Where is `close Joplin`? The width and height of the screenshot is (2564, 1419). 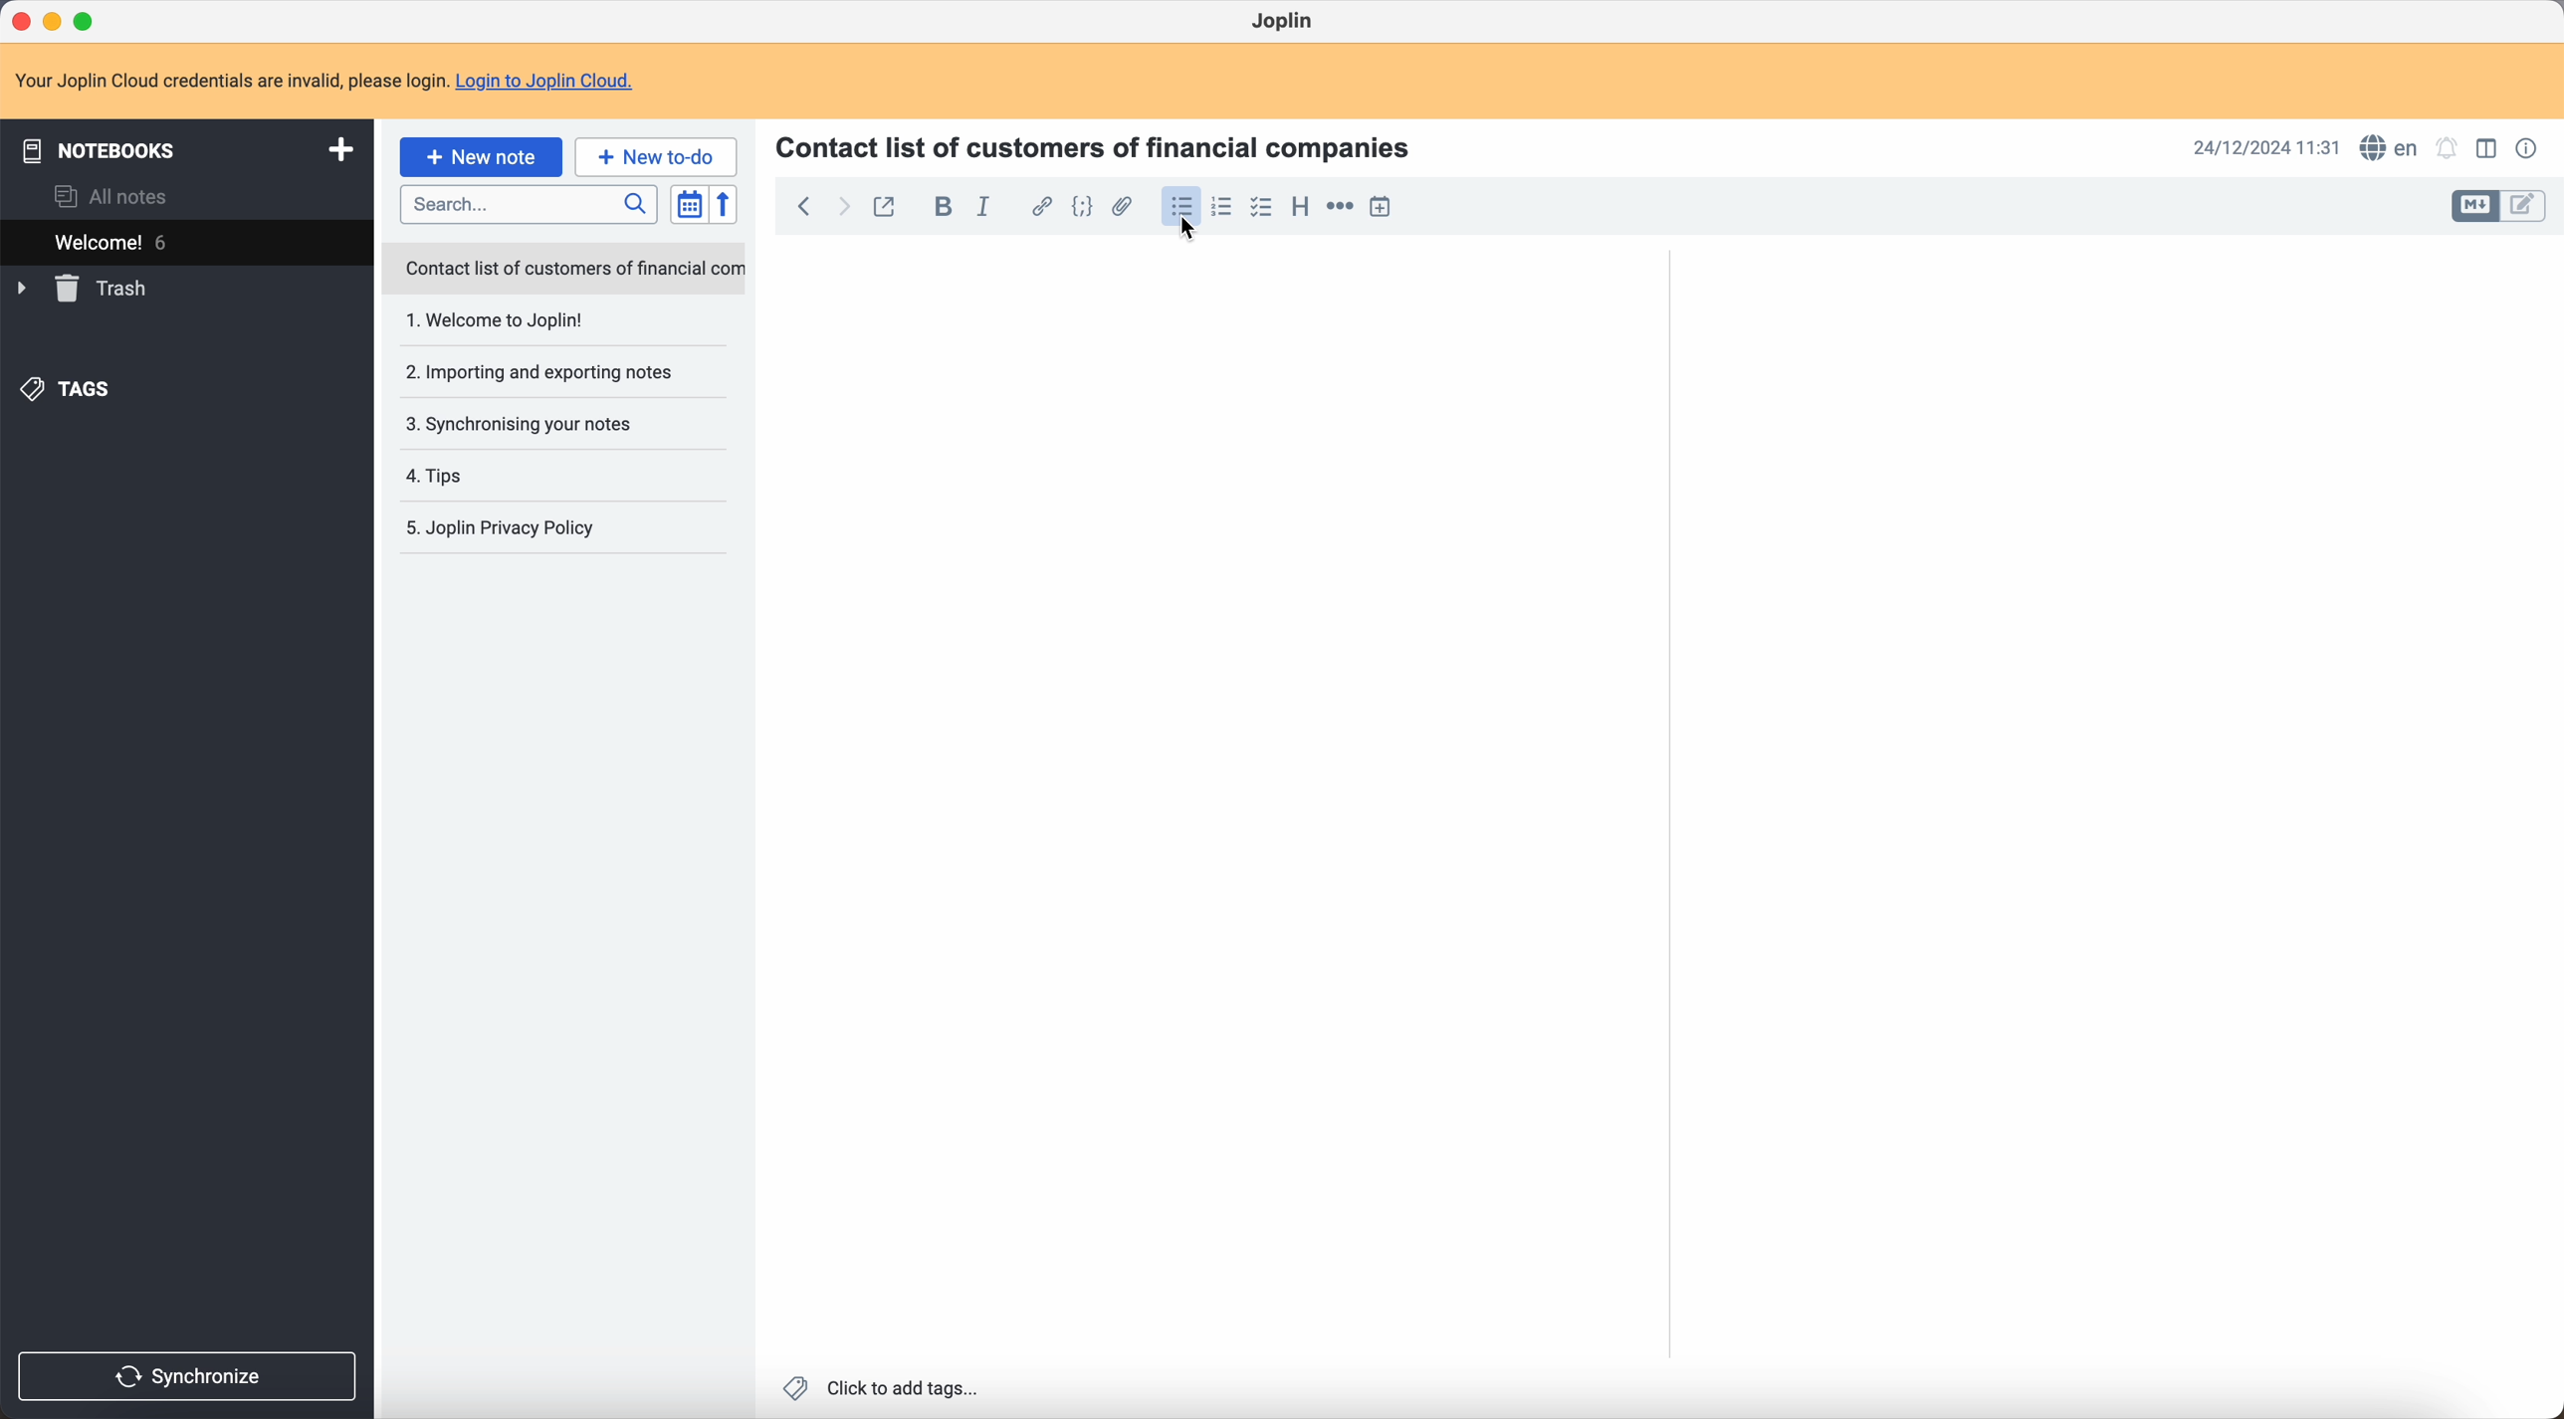
close Joplin is located at coordinates (19, 19).